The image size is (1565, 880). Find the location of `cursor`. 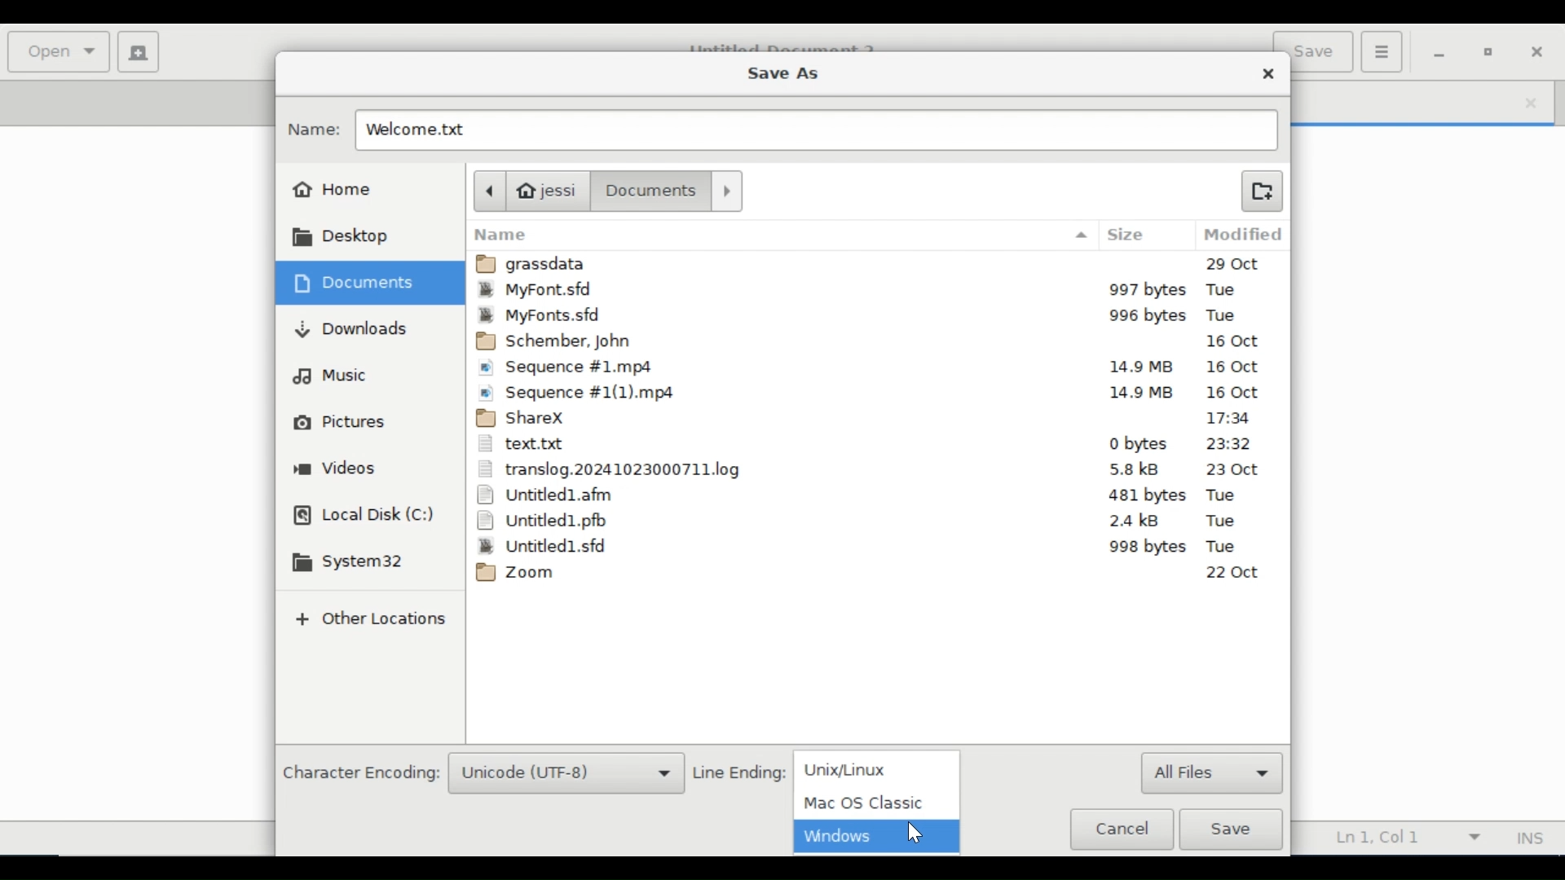

cursor is located at coordinates (920, 834).